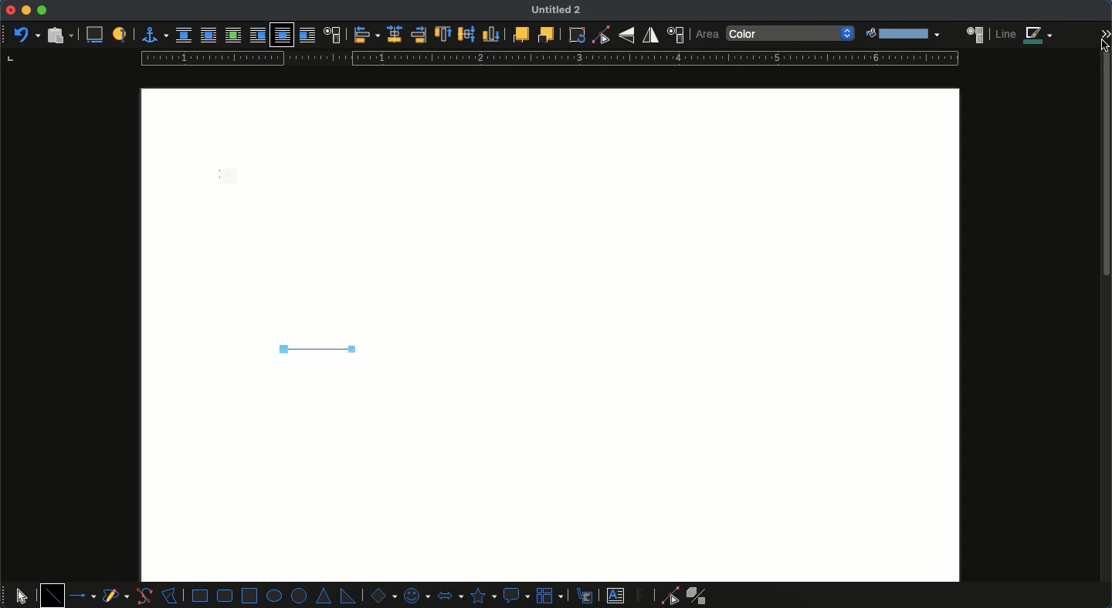 Image resolution: width=1112 pixels, height=608 pixels. I want to click on area, so click(975, 33).